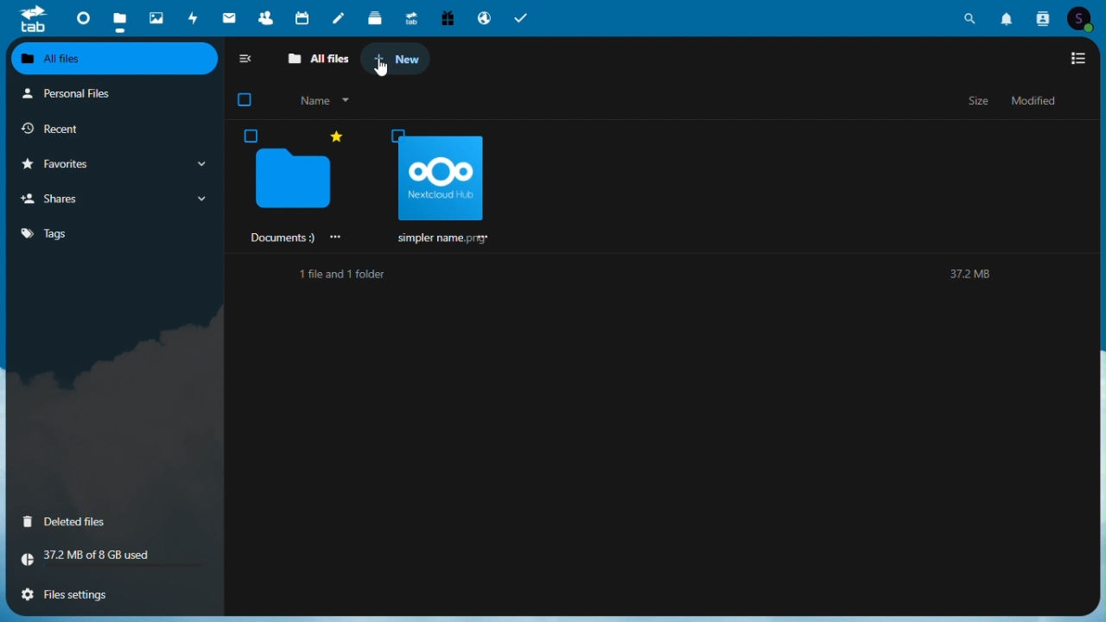 The width and height of the screenshot is (1106, 622). What do you see at coordinates (435, 187) in the screenshot?
I see `simpler name. prey` at bounding box center [435, 187].